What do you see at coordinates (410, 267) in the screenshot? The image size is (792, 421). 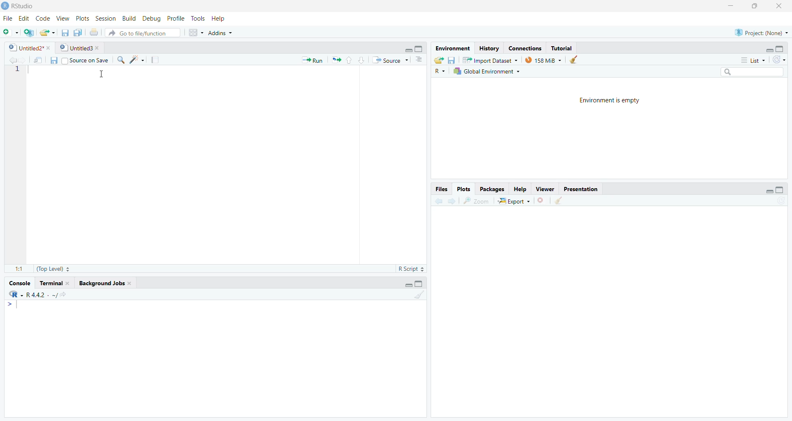 I see `RScript ` at bounding box center [410, 267].